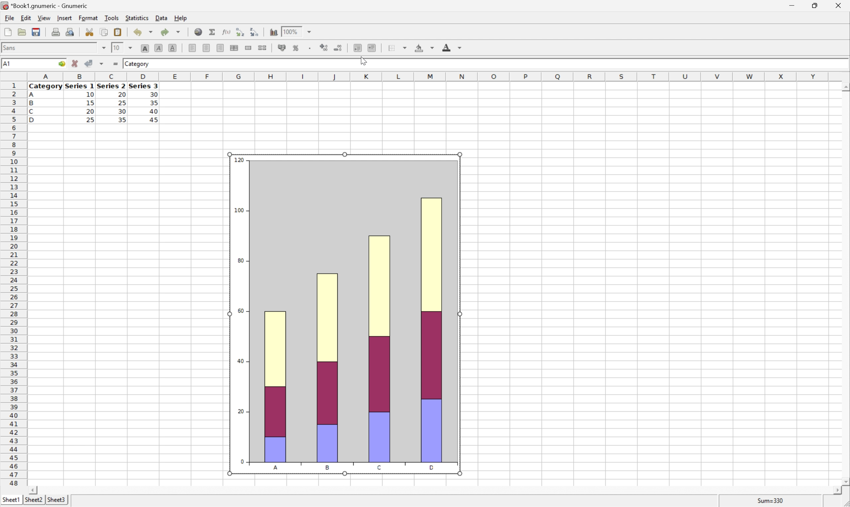  What do you see at coordinates (57, 500) in the screenshot?
I see `Sheet3` at bounding box center [57, 500].